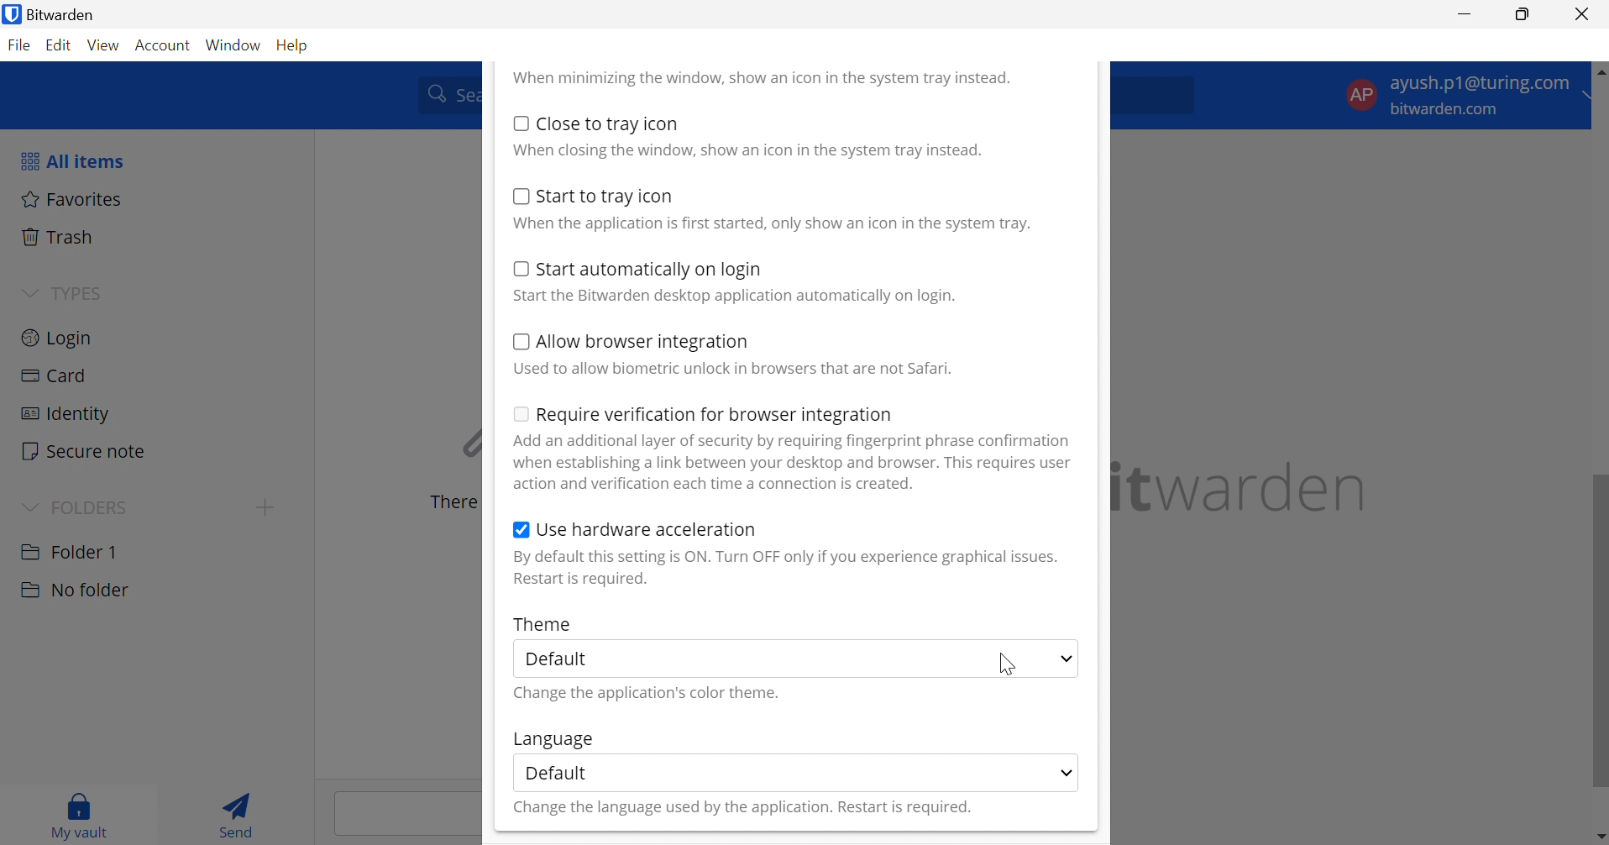  I want to click on Checkbox, so click(521, 532).